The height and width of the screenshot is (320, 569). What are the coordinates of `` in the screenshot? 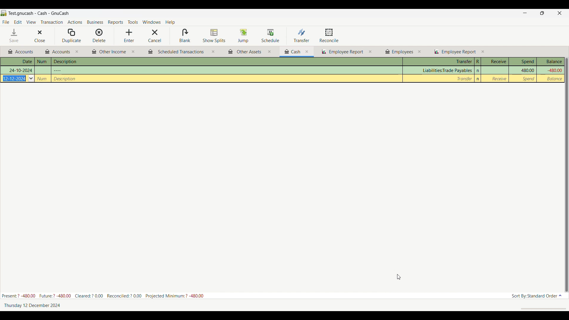 It's located at (65, 79).